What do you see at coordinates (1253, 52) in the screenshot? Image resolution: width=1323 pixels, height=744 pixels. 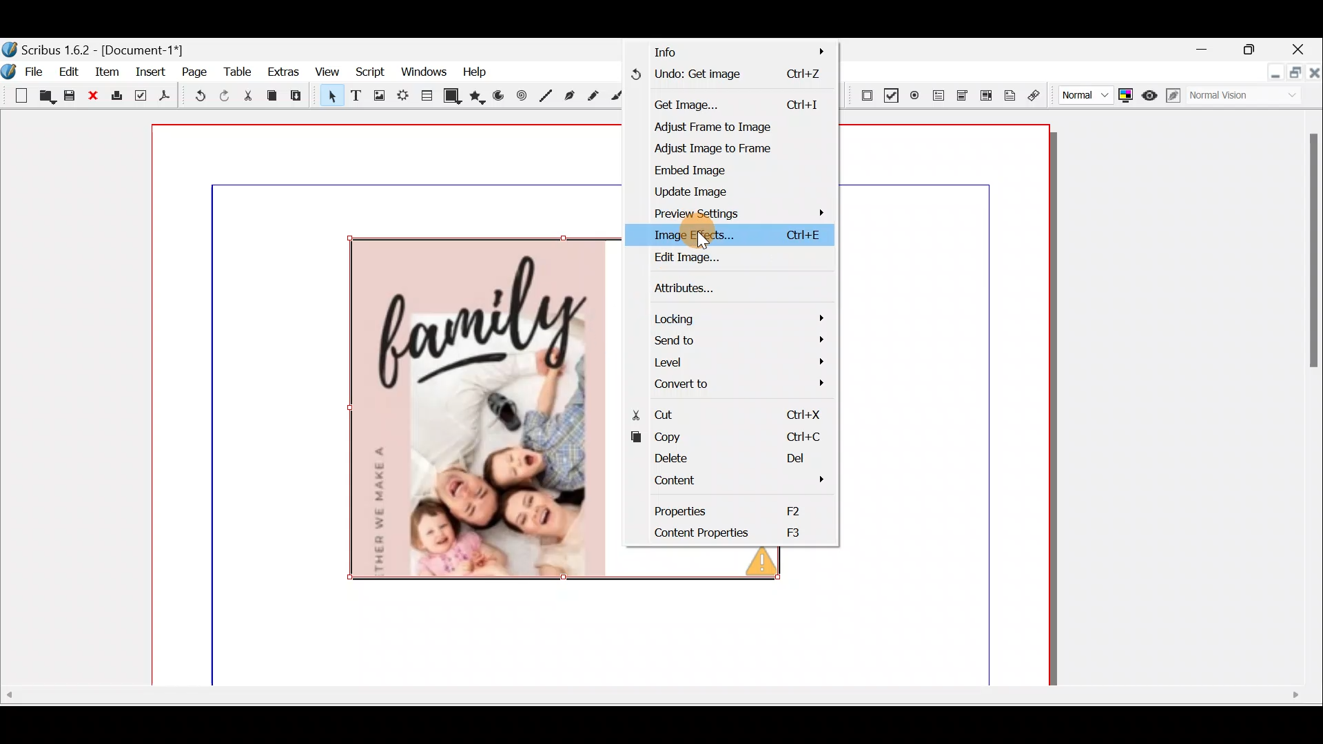 I see `maximise` at bounding box center [1253, 52].